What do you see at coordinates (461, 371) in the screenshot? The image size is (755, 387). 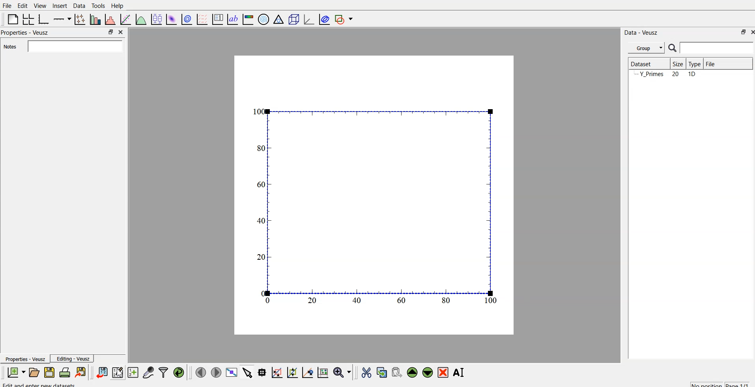 I see `rename the selected widget` at bounding box center [461, 371].